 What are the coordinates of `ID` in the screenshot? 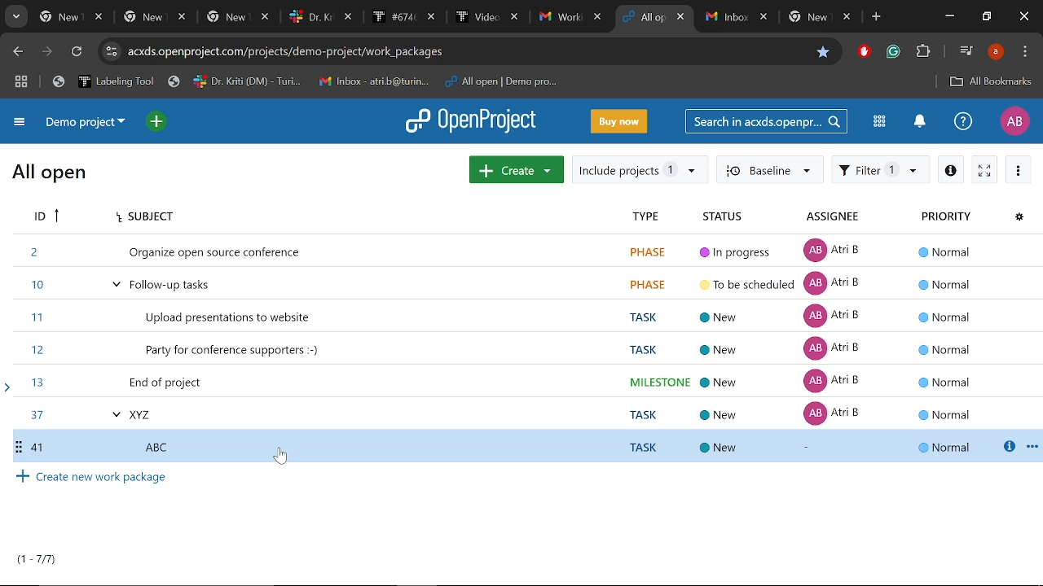 It's located at (44, 216).